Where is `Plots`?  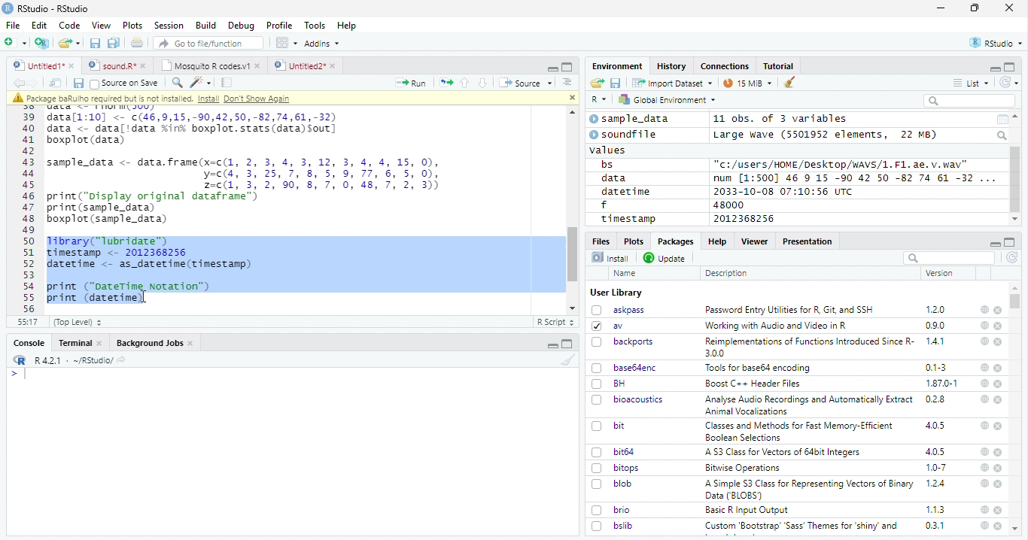
Plots is located at coordinates (633, 241).